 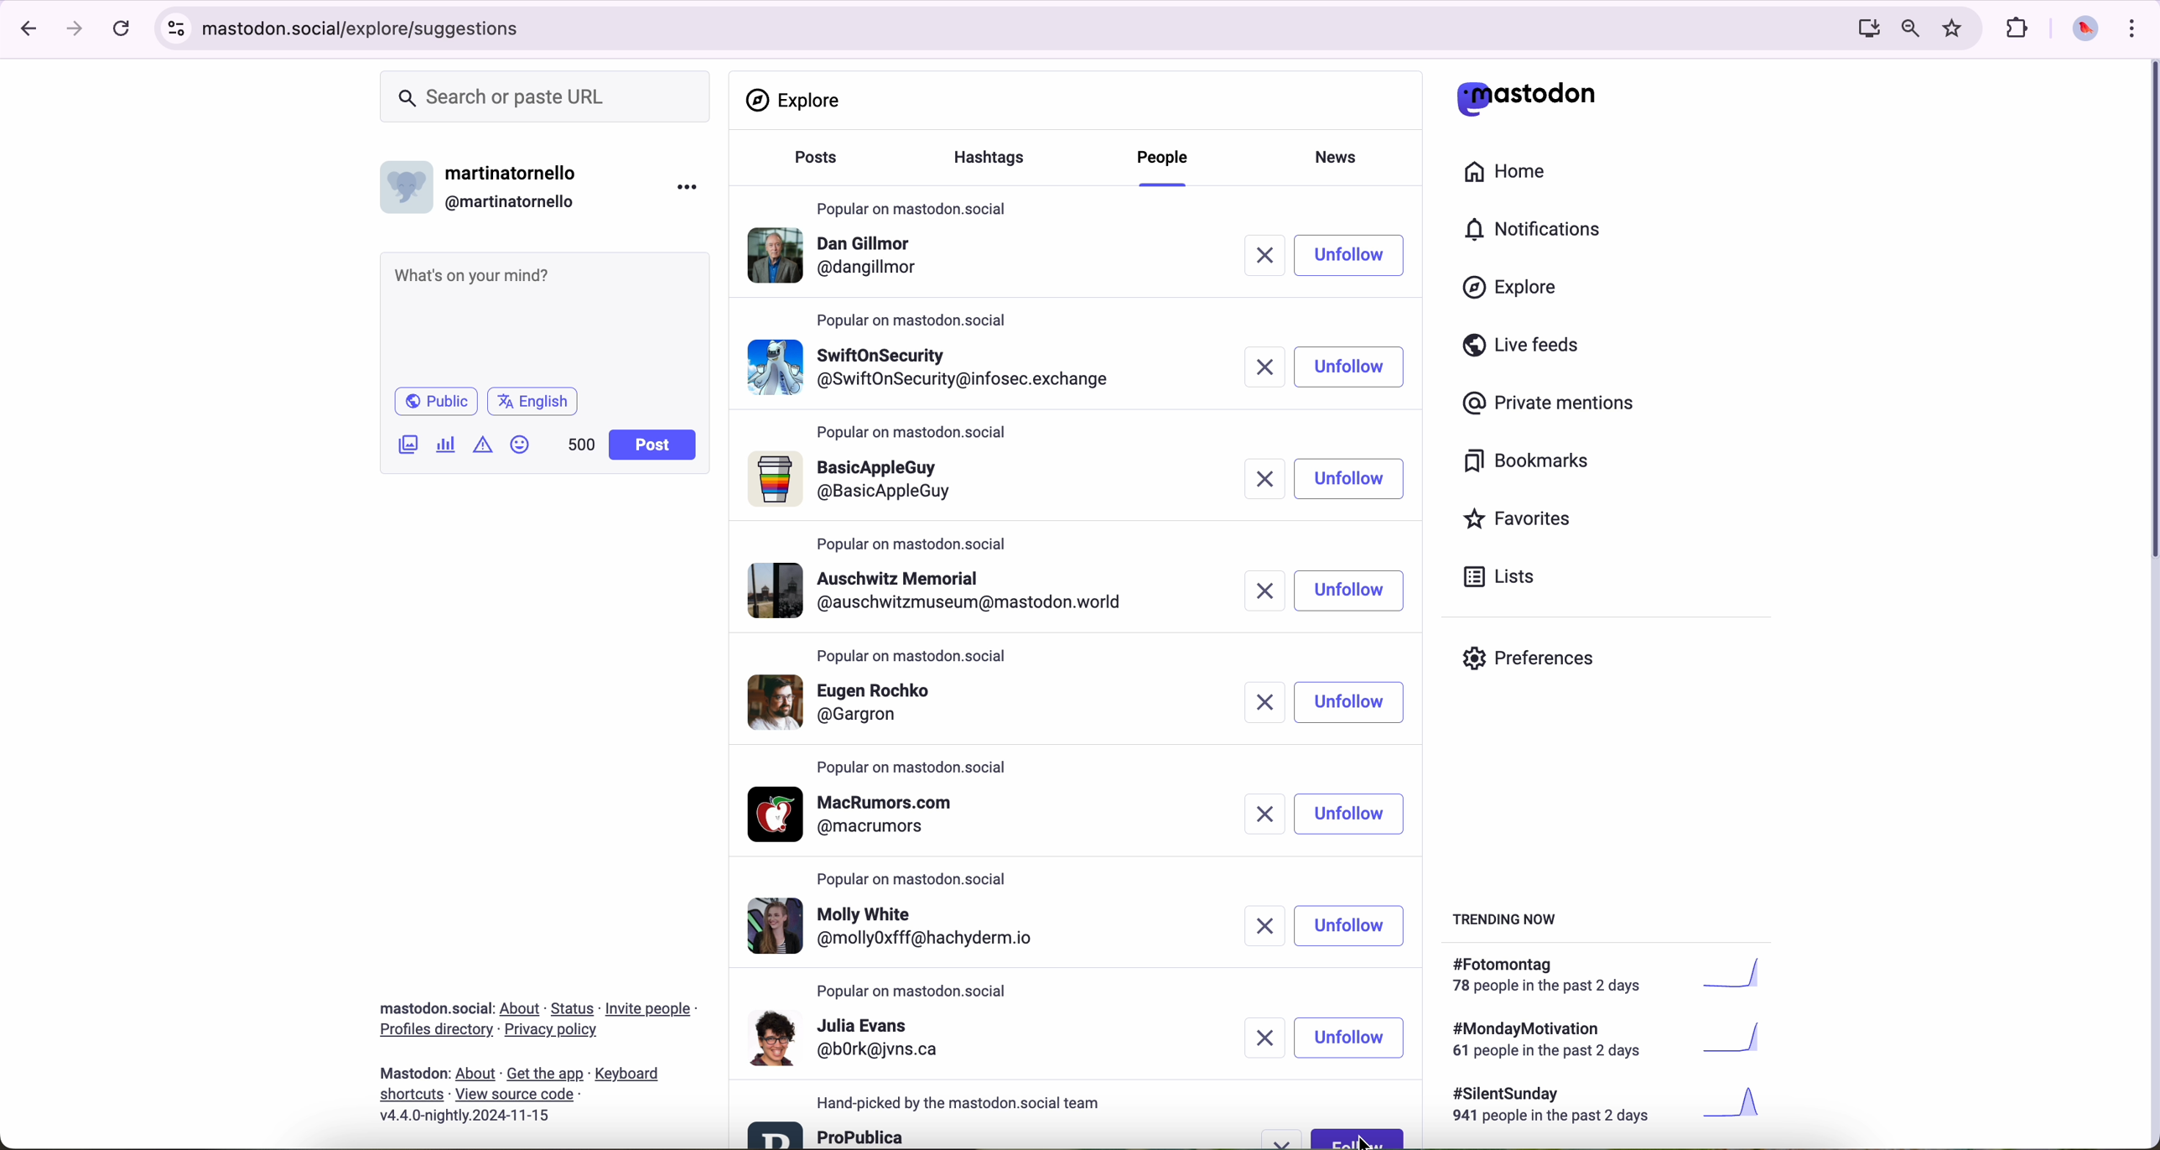 I want to click on charts, so click(x=449, y=445).